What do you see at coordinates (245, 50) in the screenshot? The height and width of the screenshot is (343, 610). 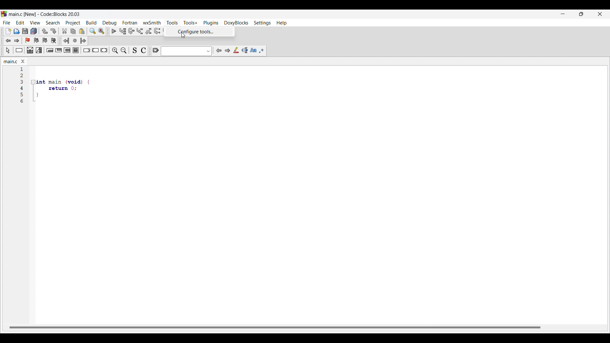 I see `Select text` at bounding box center [245, 50].